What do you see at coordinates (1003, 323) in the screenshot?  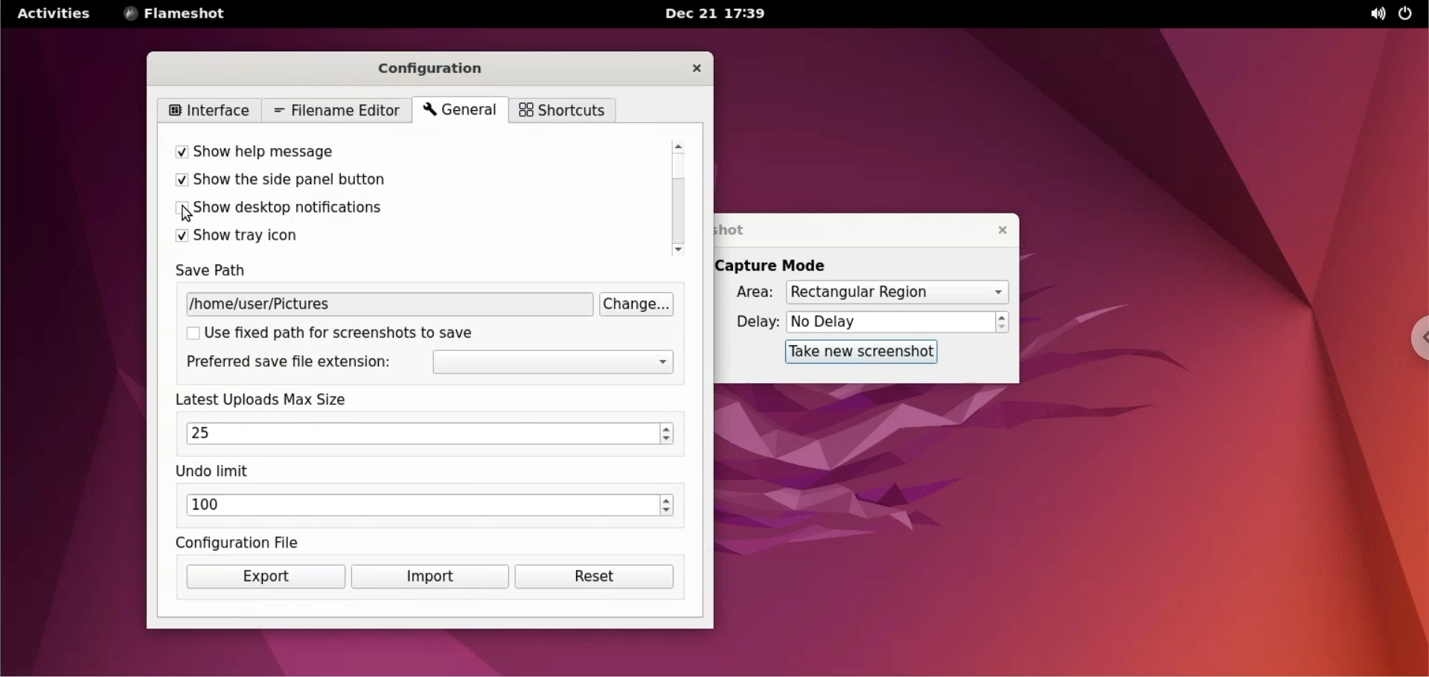 I see `increment and decrement delay time` at bounding box center [1003, 323].